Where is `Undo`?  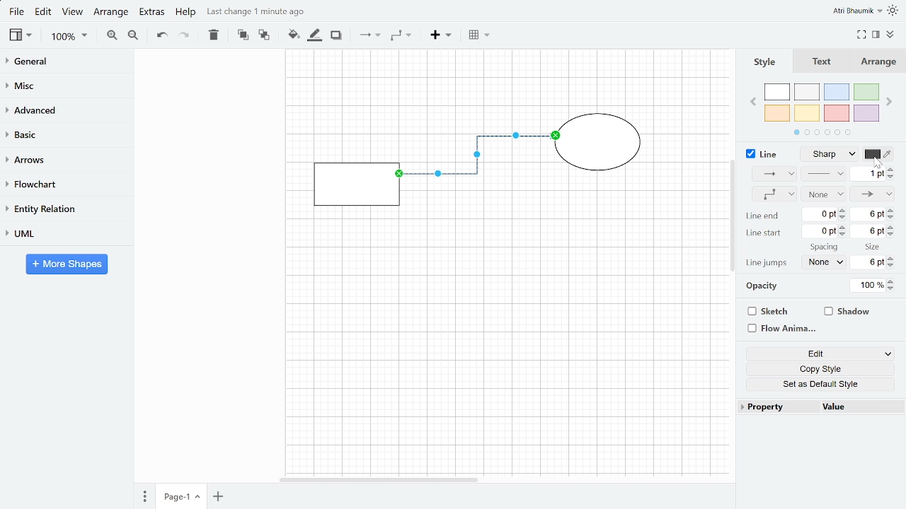
Undo is located at coordinates (161, 35).